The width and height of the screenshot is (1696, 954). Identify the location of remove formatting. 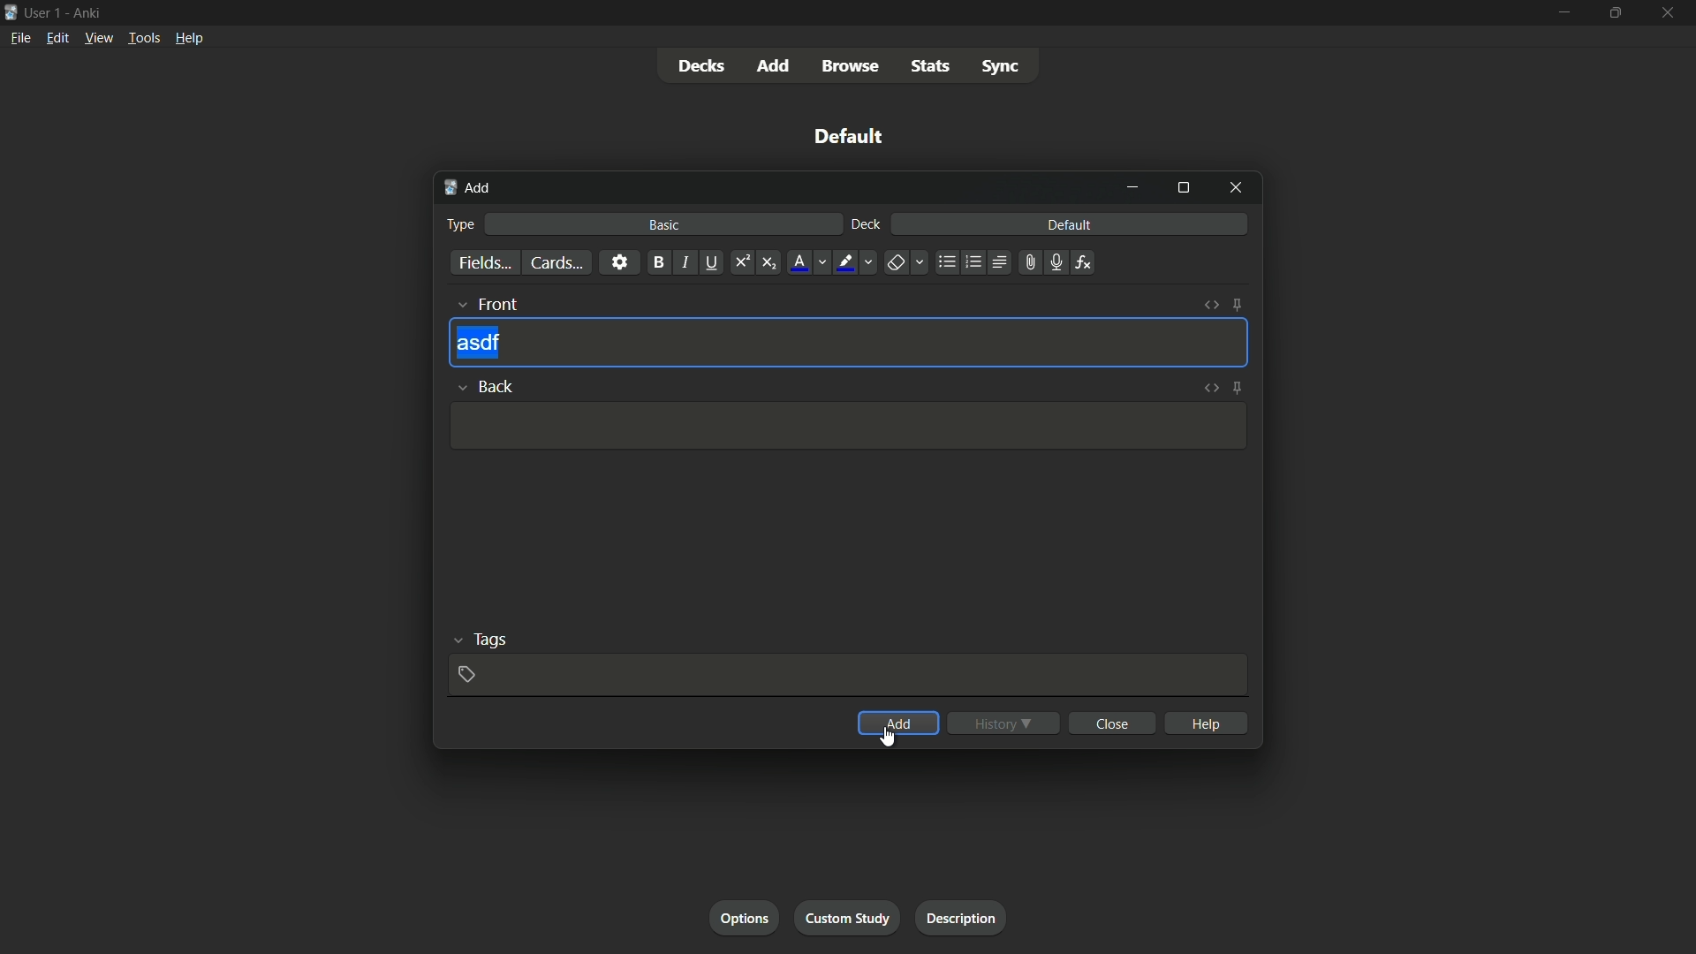
(904, 262).